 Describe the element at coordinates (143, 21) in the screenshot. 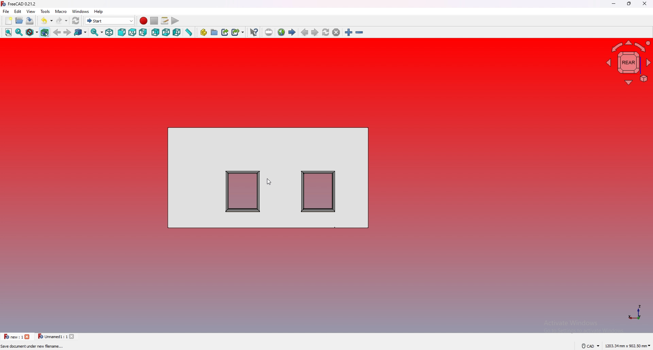

I see `record macros` at that location.